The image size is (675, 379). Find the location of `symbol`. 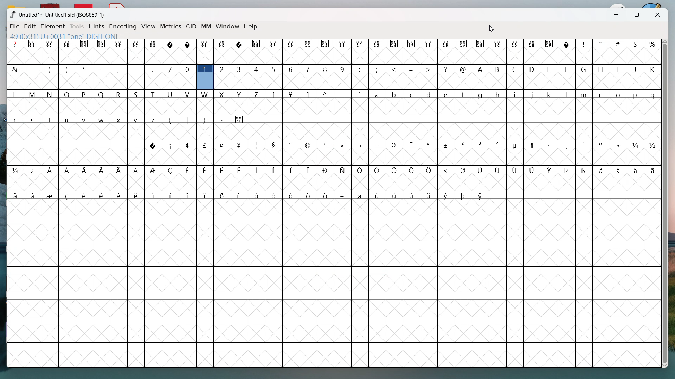

symbol is located at coordinates (429, 44).